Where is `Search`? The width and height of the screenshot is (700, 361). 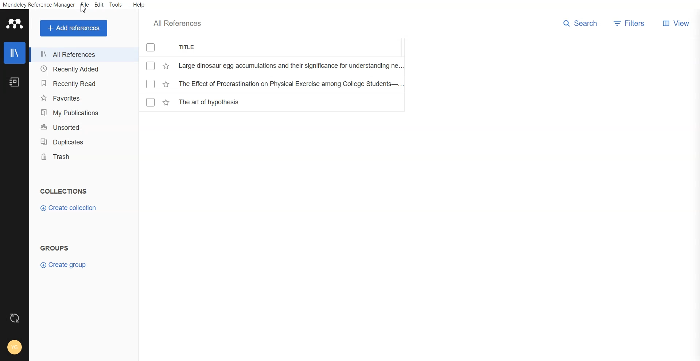
Search is located at coordinates (580, 23).